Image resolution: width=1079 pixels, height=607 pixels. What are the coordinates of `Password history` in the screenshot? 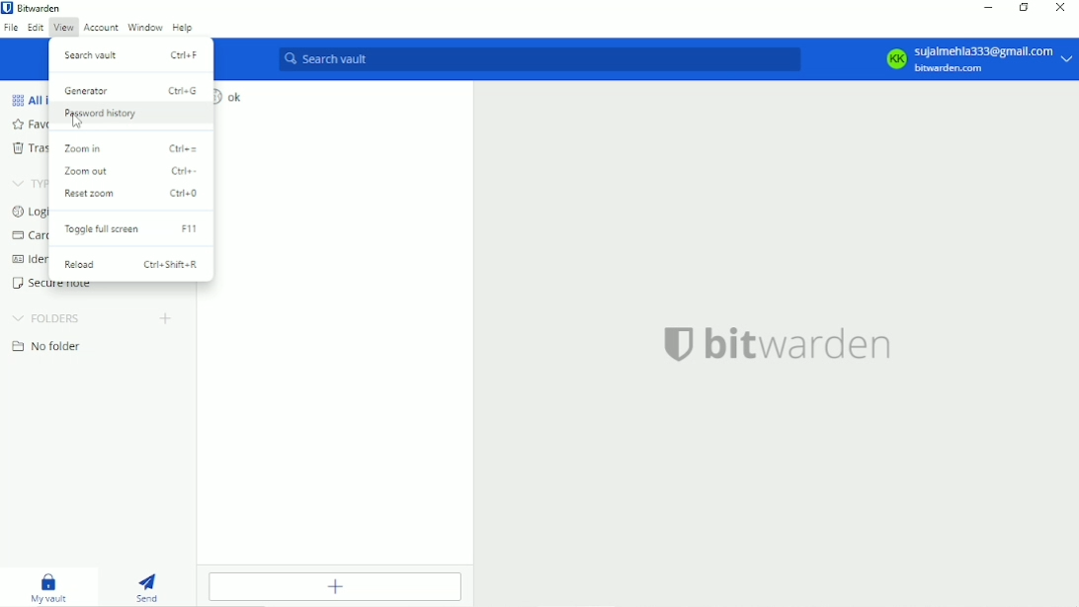 It's located at (132, 116).